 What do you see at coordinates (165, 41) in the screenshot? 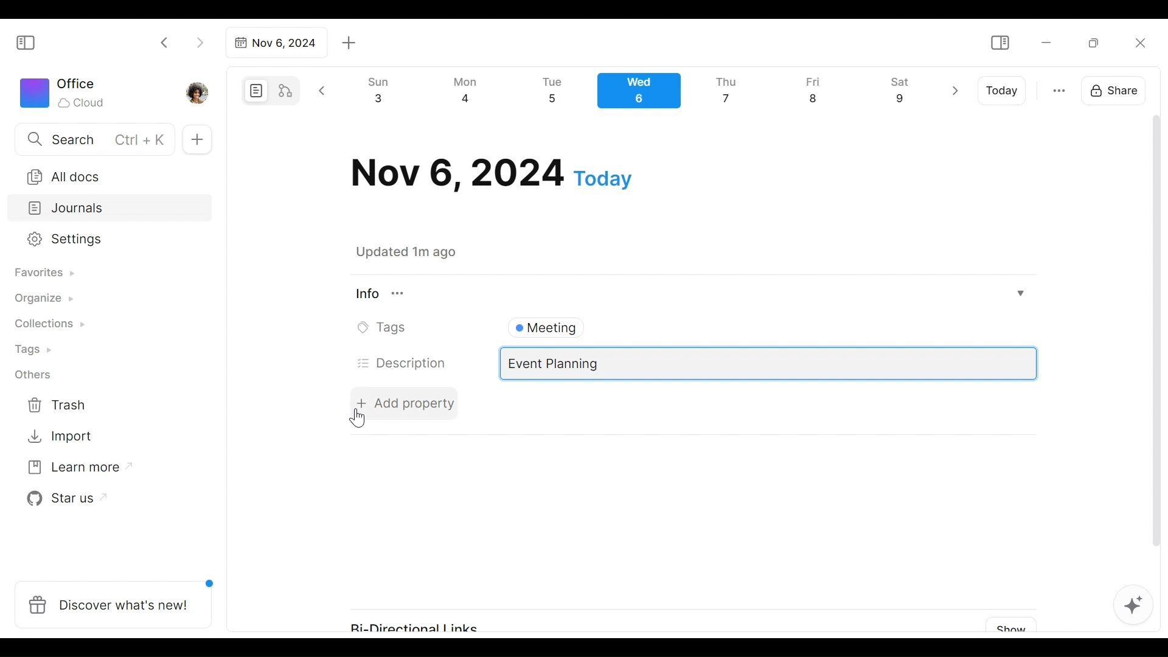
I see `Click to go back` at bounding box center [165, 41].